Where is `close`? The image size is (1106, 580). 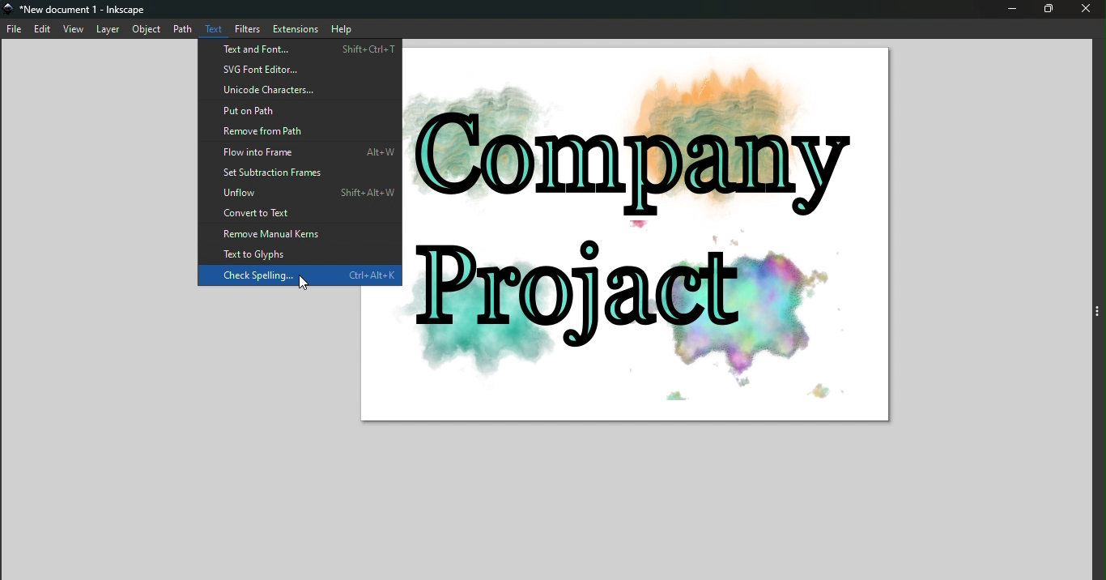 close is located at coordinates (1090, 9).